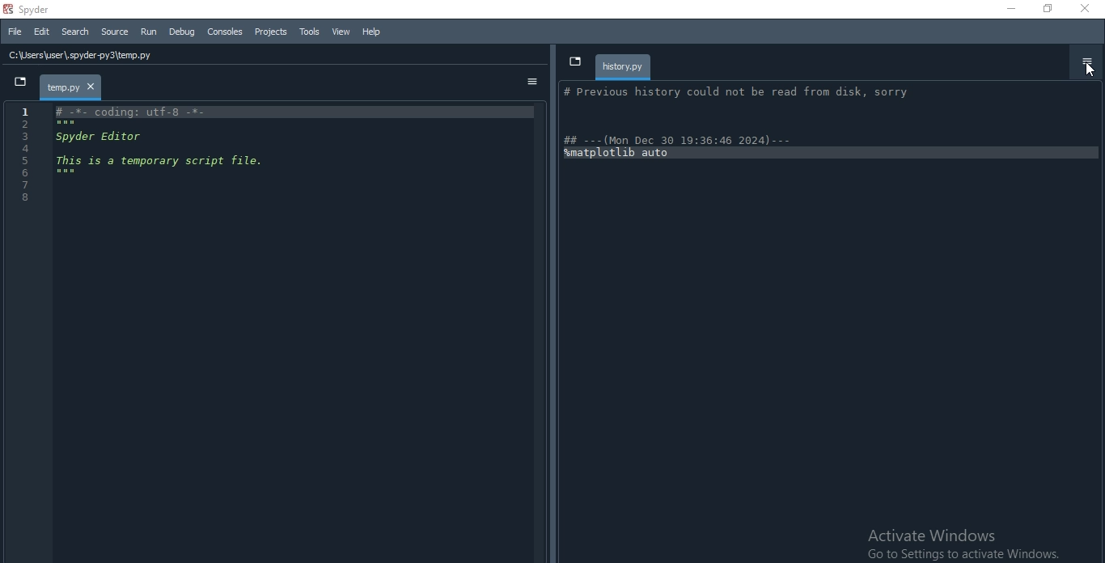 This screenshot has height=563, width=1105. I want to click on C:\Users\user\, spyder-py3\temp.py, so click(91, 55).